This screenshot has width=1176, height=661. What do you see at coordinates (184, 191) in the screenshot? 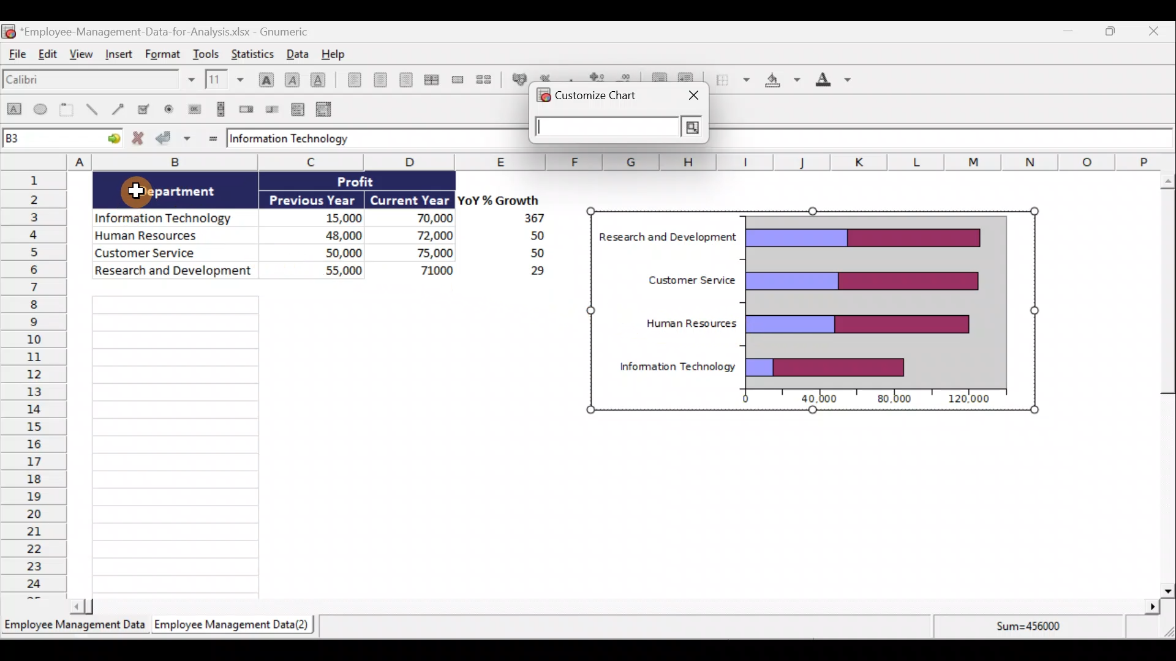
I see `Department` at bounding box center [184, 191].